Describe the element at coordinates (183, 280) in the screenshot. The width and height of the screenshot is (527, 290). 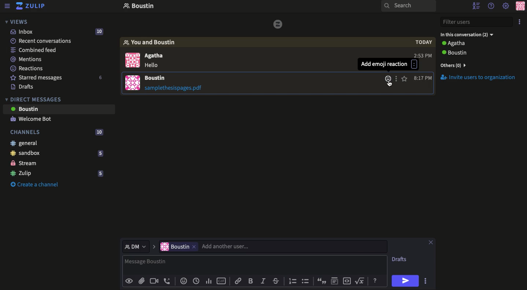
I see `Reaction` at that location.